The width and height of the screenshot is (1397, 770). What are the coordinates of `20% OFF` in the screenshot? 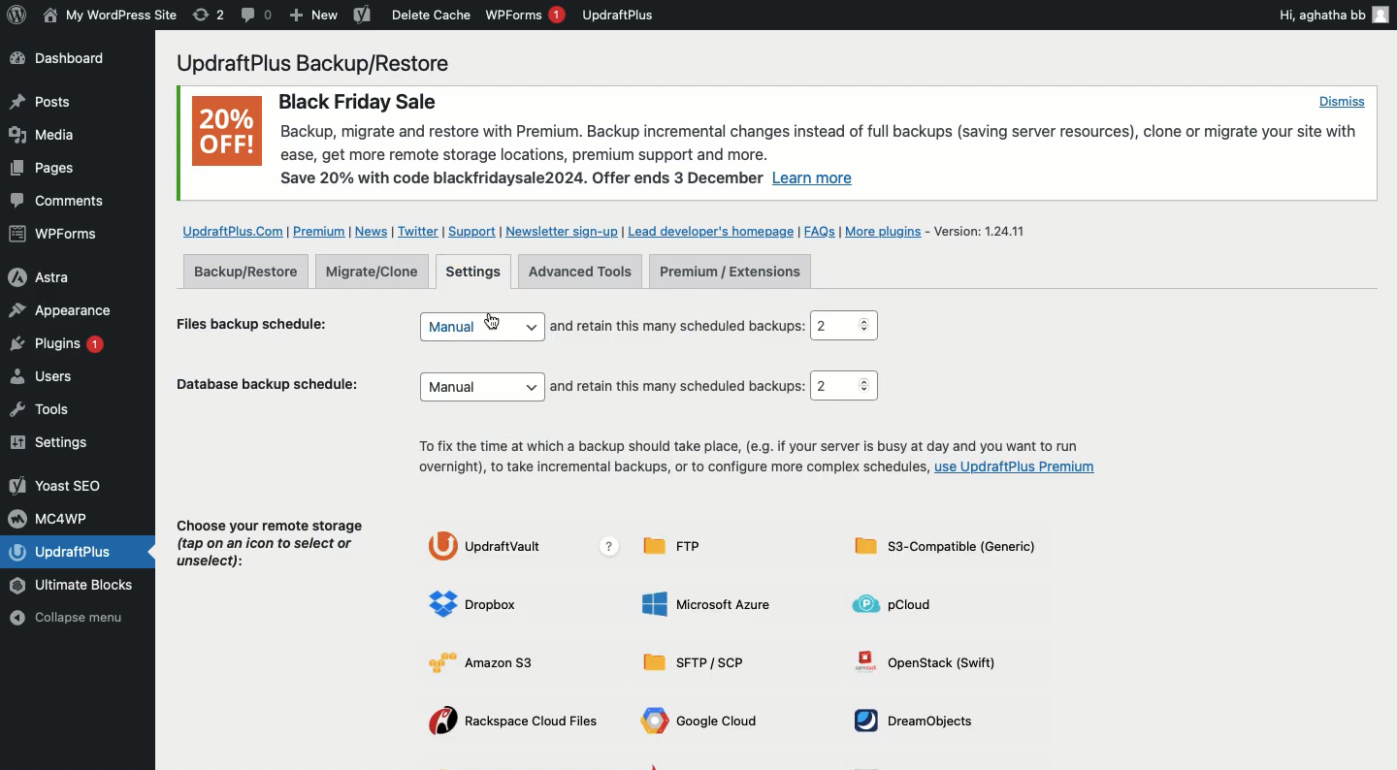 It's located at (226, 135).